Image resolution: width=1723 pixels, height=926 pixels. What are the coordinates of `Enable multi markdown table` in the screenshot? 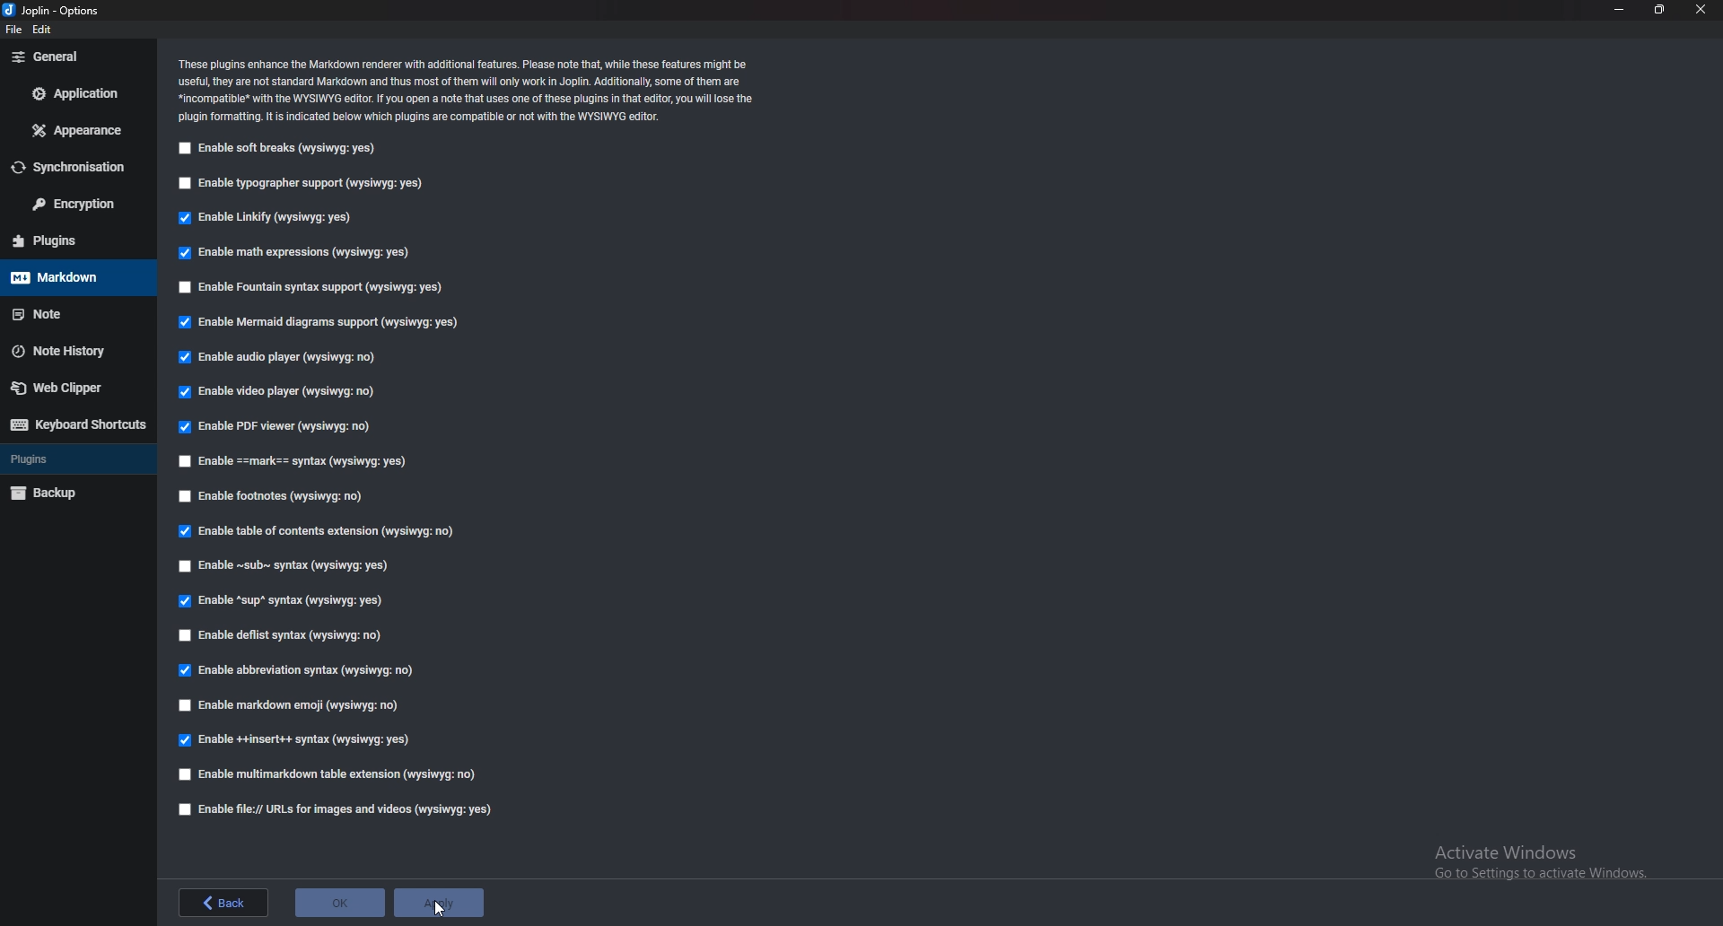 It's located at (333, 774).